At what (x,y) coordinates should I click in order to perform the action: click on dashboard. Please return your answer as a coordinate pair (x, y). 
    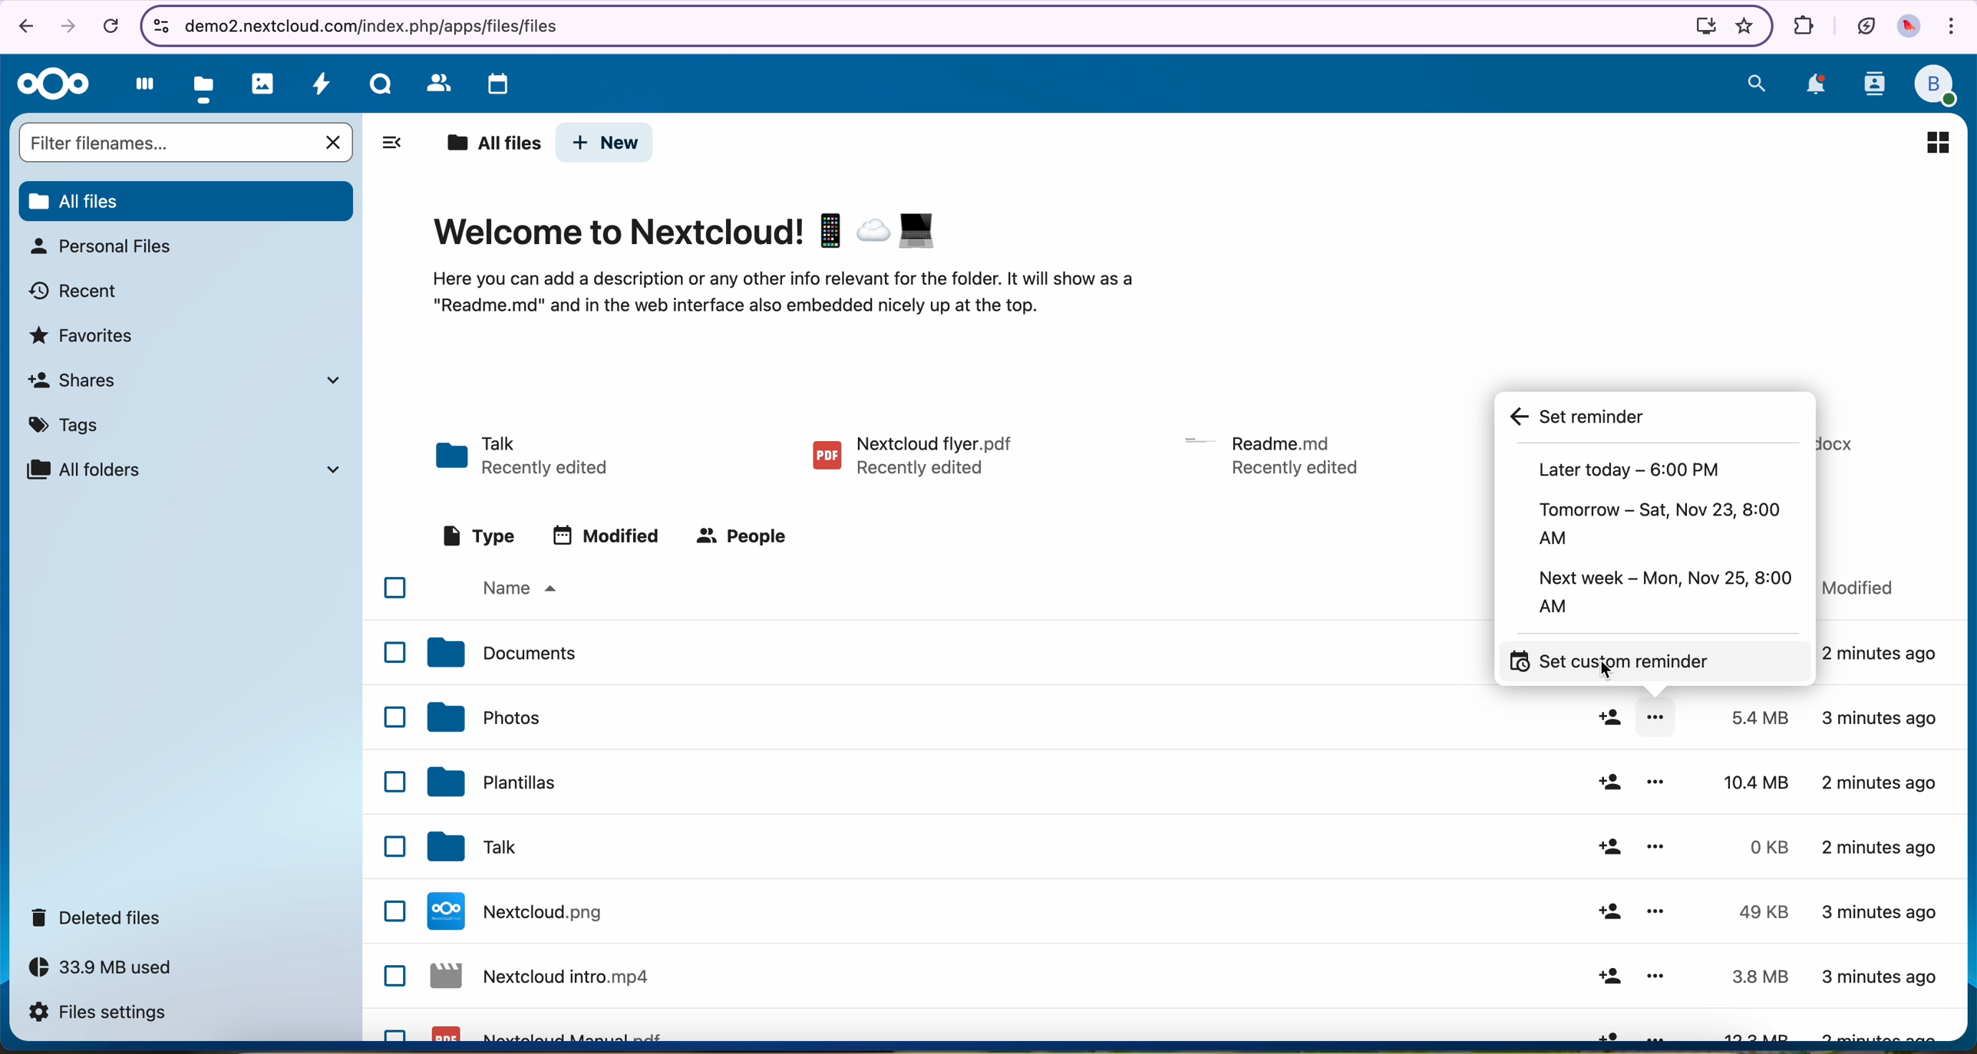
    Looking at the image, I should click on (140, 83).